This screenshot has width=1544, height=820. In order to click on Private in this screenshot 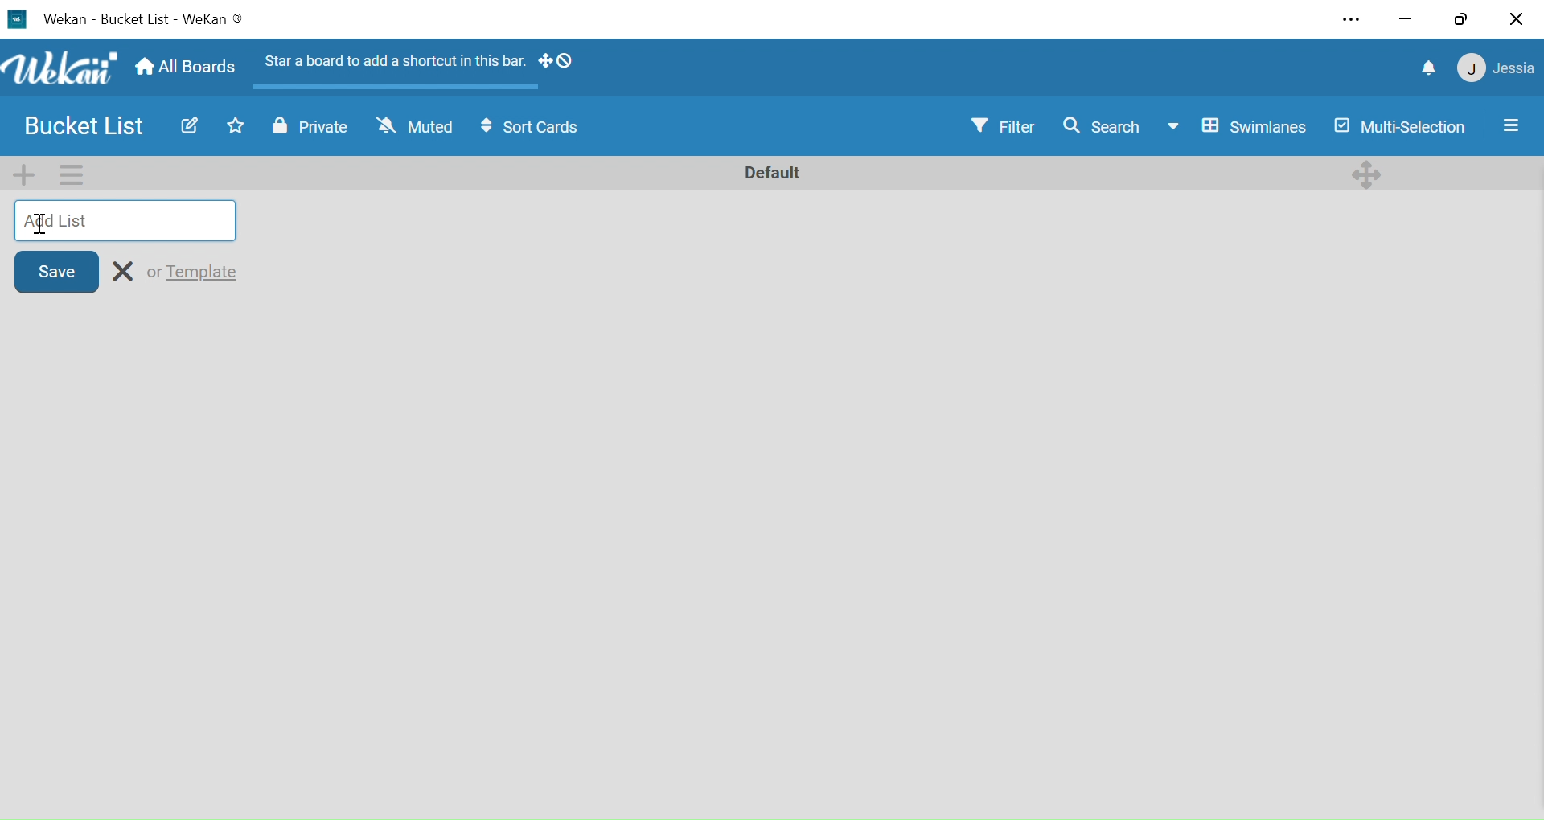, I will do `click(310, 129)`.